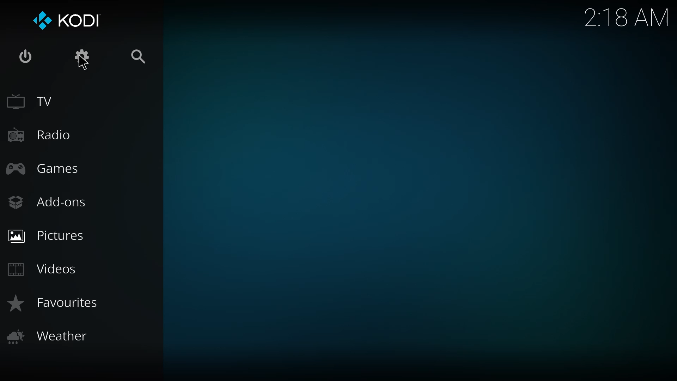  What do you see at coordinates (49, 201) in the screenshot?
I see `add-ons` at bounding box center [49, 201].